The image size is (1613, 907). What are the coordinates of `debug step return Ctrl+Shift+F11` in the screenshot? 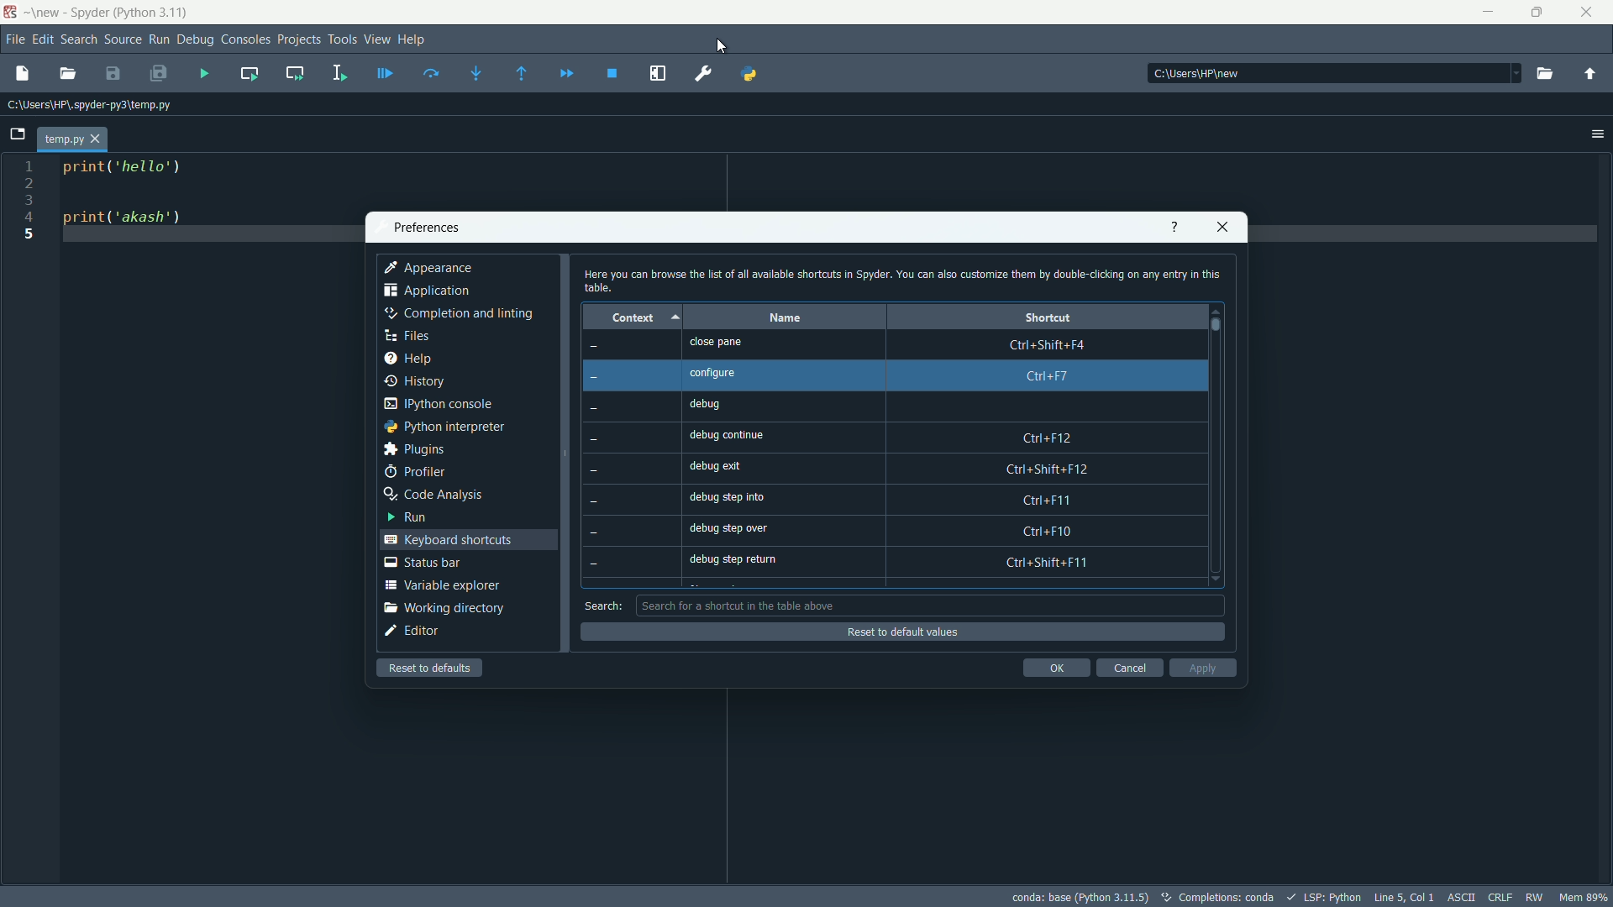 It's located at (909, 563).